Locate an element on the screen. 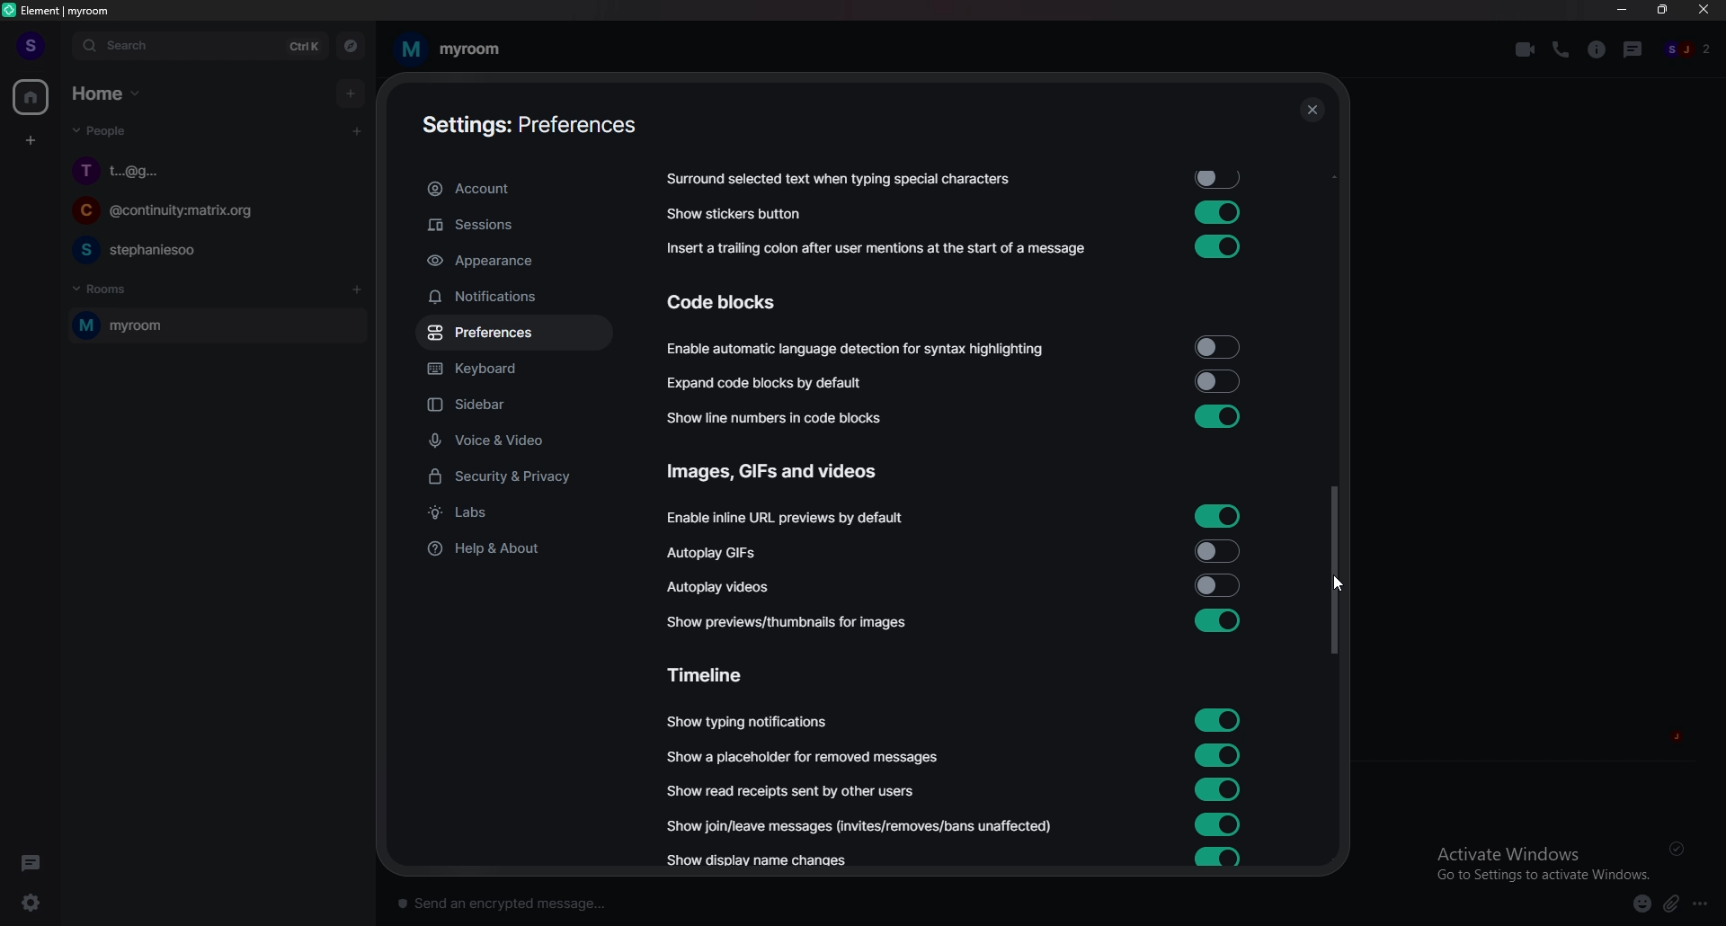  chat is located at coordinates (210, 213).